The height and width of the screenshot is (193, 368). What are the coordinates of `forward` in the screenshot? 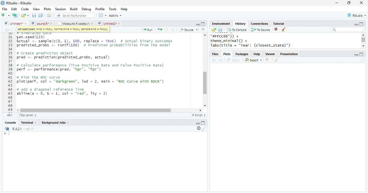 It's located at (12, 30).